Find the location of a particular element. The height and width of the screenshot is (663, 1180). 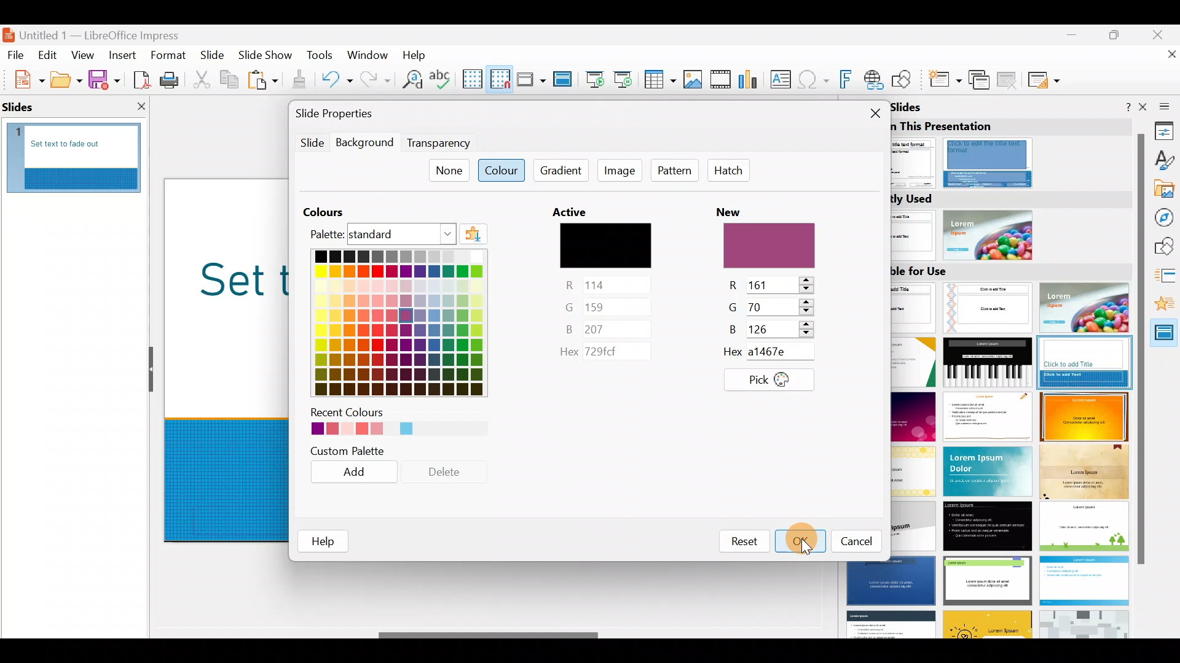

Insert is located at coordinates (122, 55).